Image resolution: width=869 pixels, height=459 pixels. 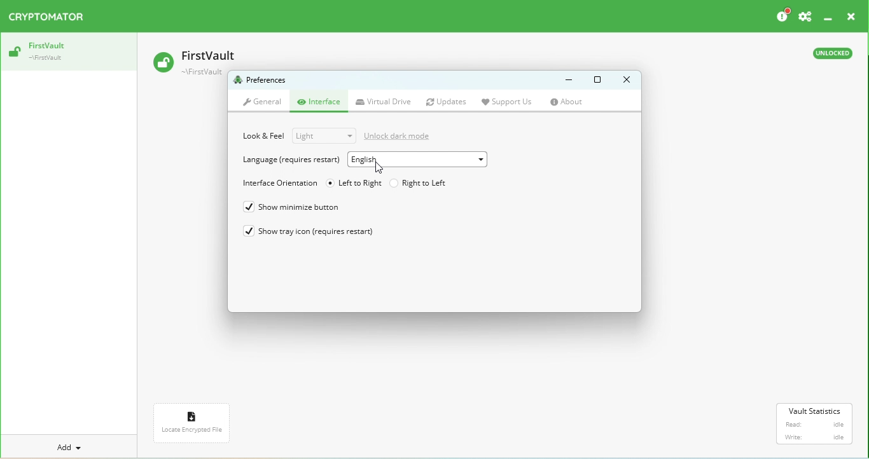 I want to click on Minimize, so click(x=564, y=80).